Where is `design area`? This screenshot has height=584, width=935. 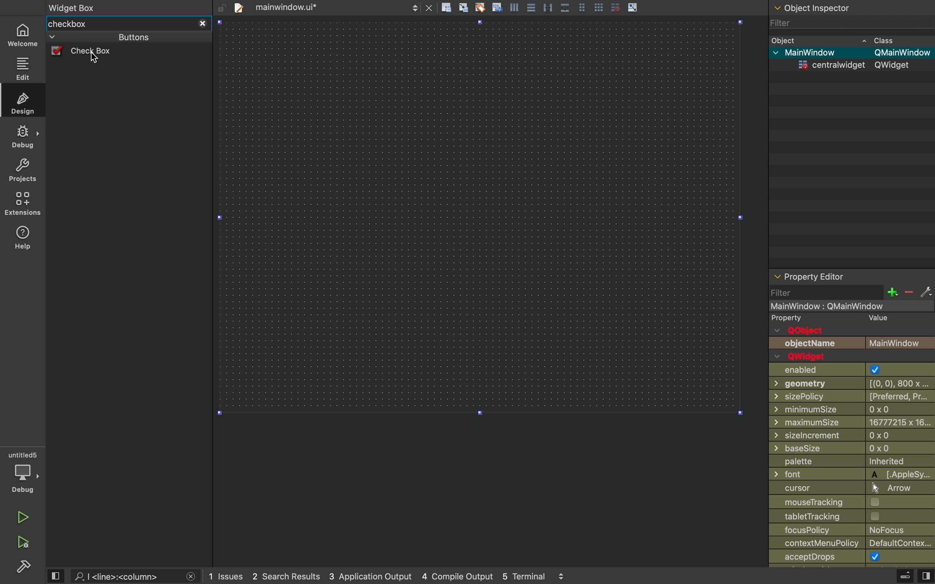
design area is located at coordinates (479, 217).